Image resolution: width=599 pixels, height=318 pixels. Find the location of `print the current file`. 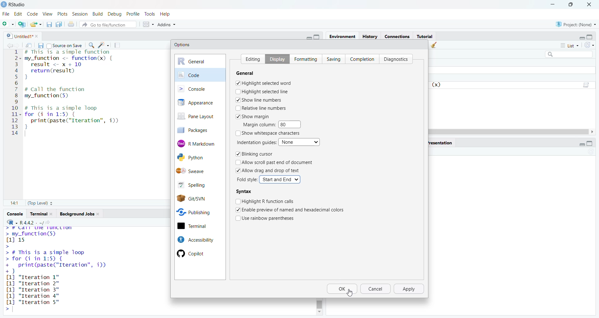

print the current file is located at coordinates (72, 24).